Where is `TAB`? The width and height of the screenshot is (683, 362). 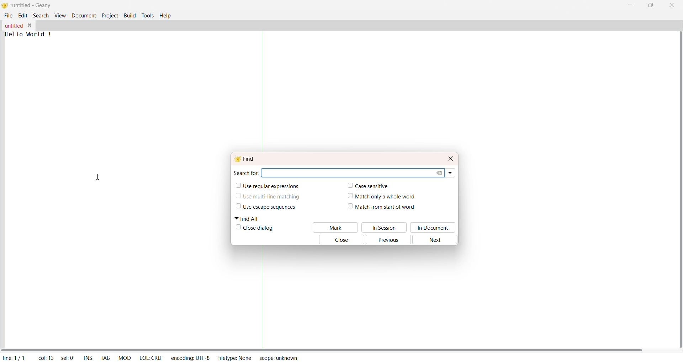 TAB is located at coordinates (104, 356).